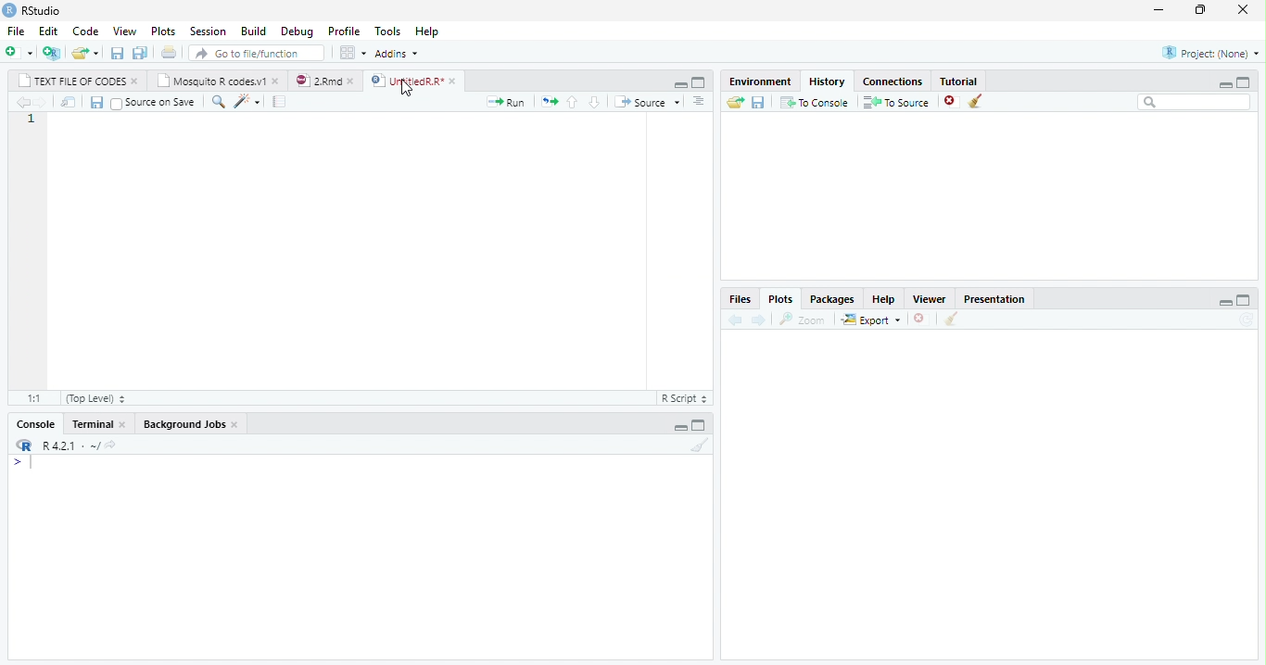  I want to click on top level, so click(94, 397).